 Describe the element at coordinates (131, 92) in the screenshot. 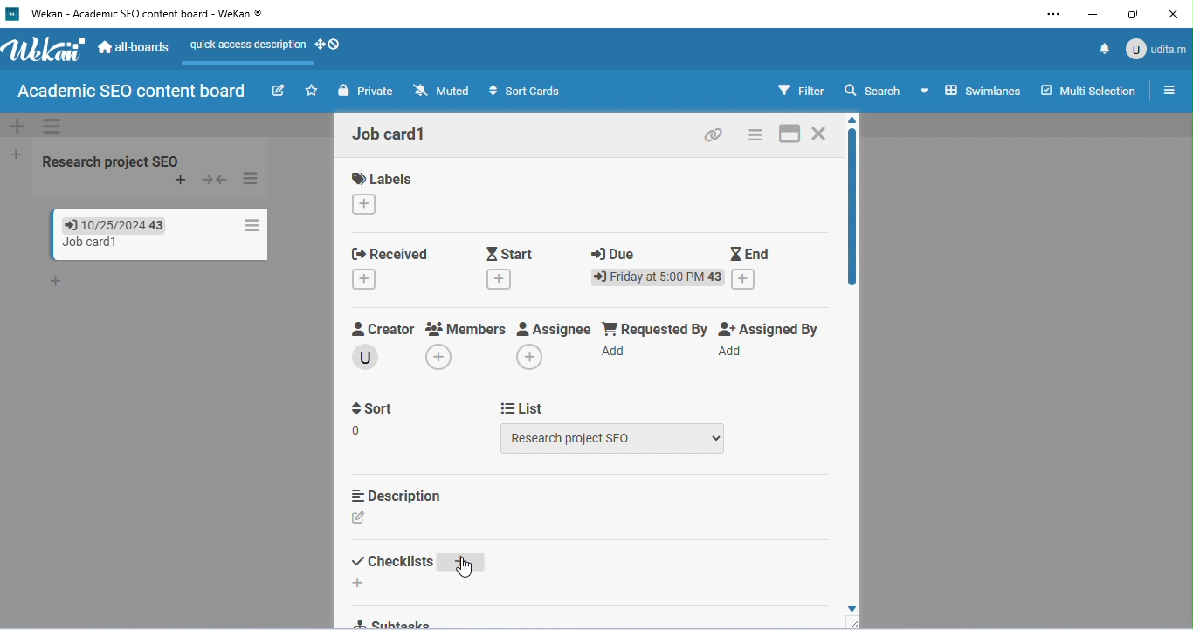

I see `board name: academic SEO content board` at that location.